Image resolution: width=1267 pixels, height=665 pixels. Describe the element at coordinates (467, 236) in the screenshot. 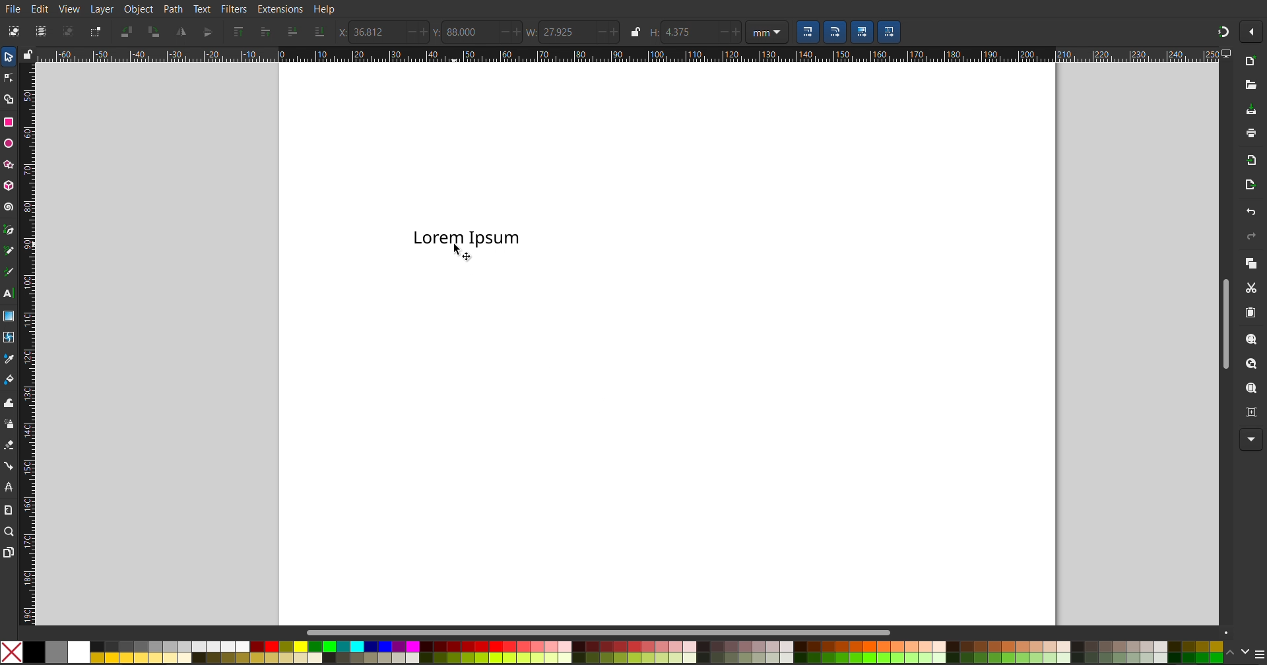

I see `Lorem Ipsum` at that location.